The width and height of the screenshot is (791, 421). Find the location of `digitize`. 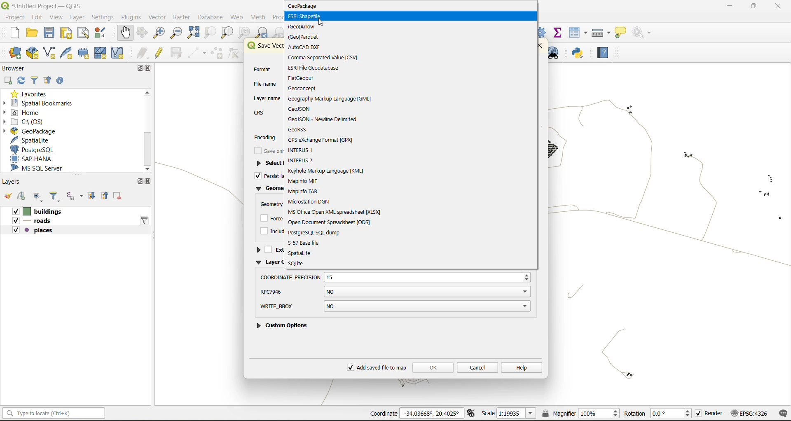

digitize is located at coordinates (196, 53).